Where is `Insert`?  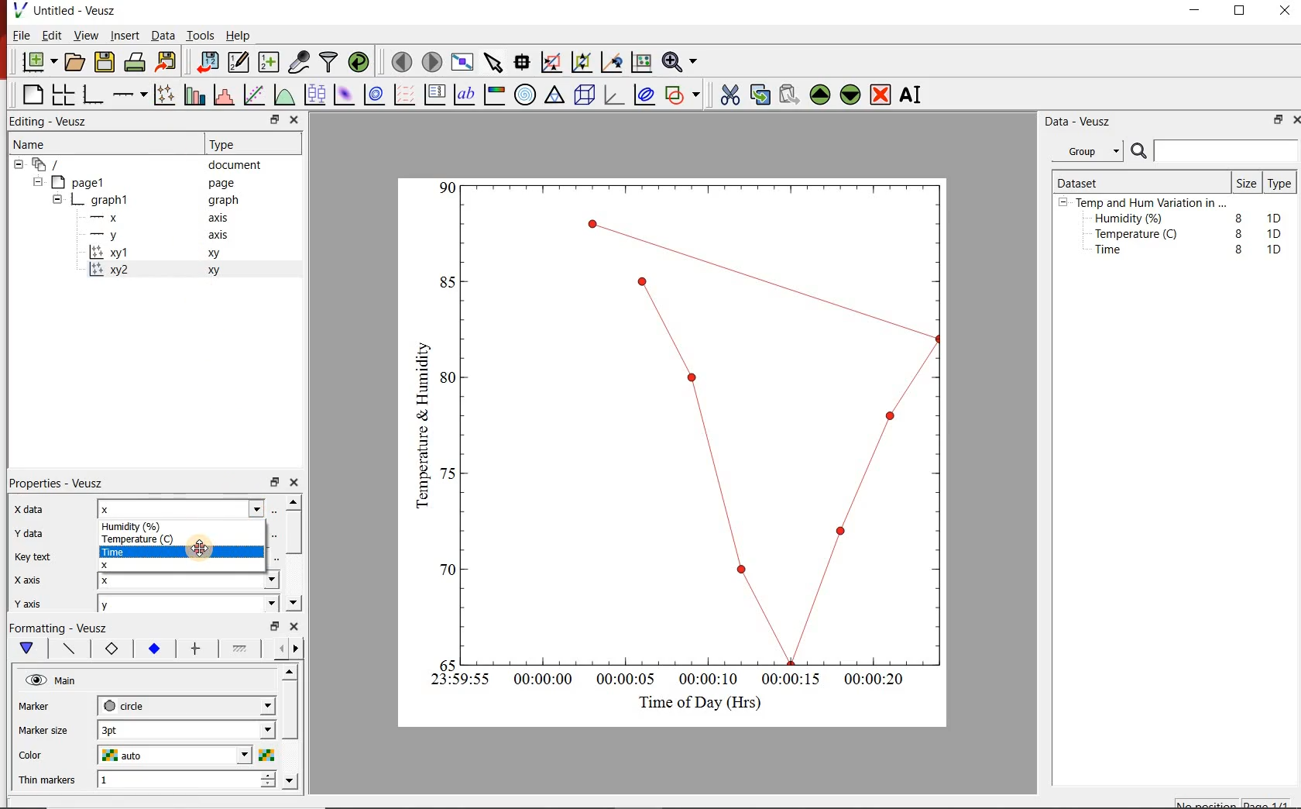 Insert is located at coordinates (122, 36).